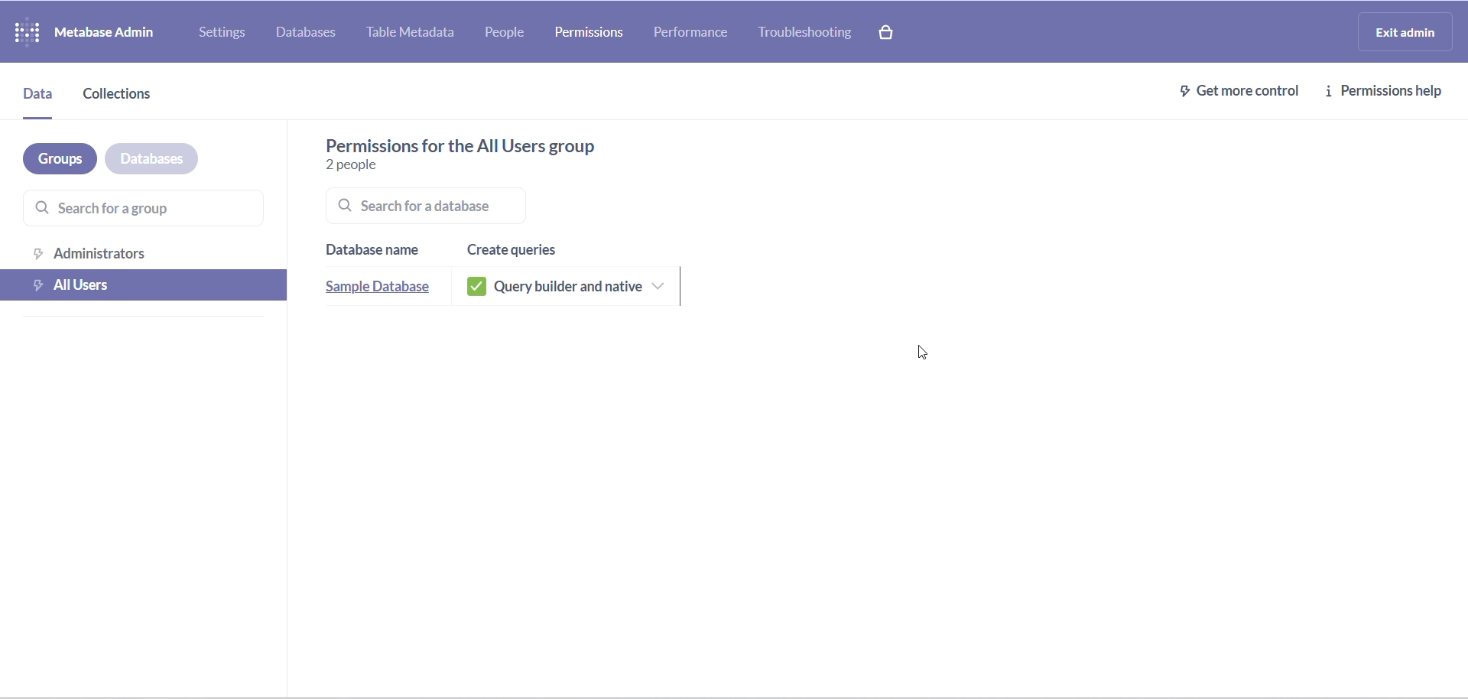  What do you see at coordinates (375, 249) in the screenshot?
I see `database name` at bounding box center [375, 249].